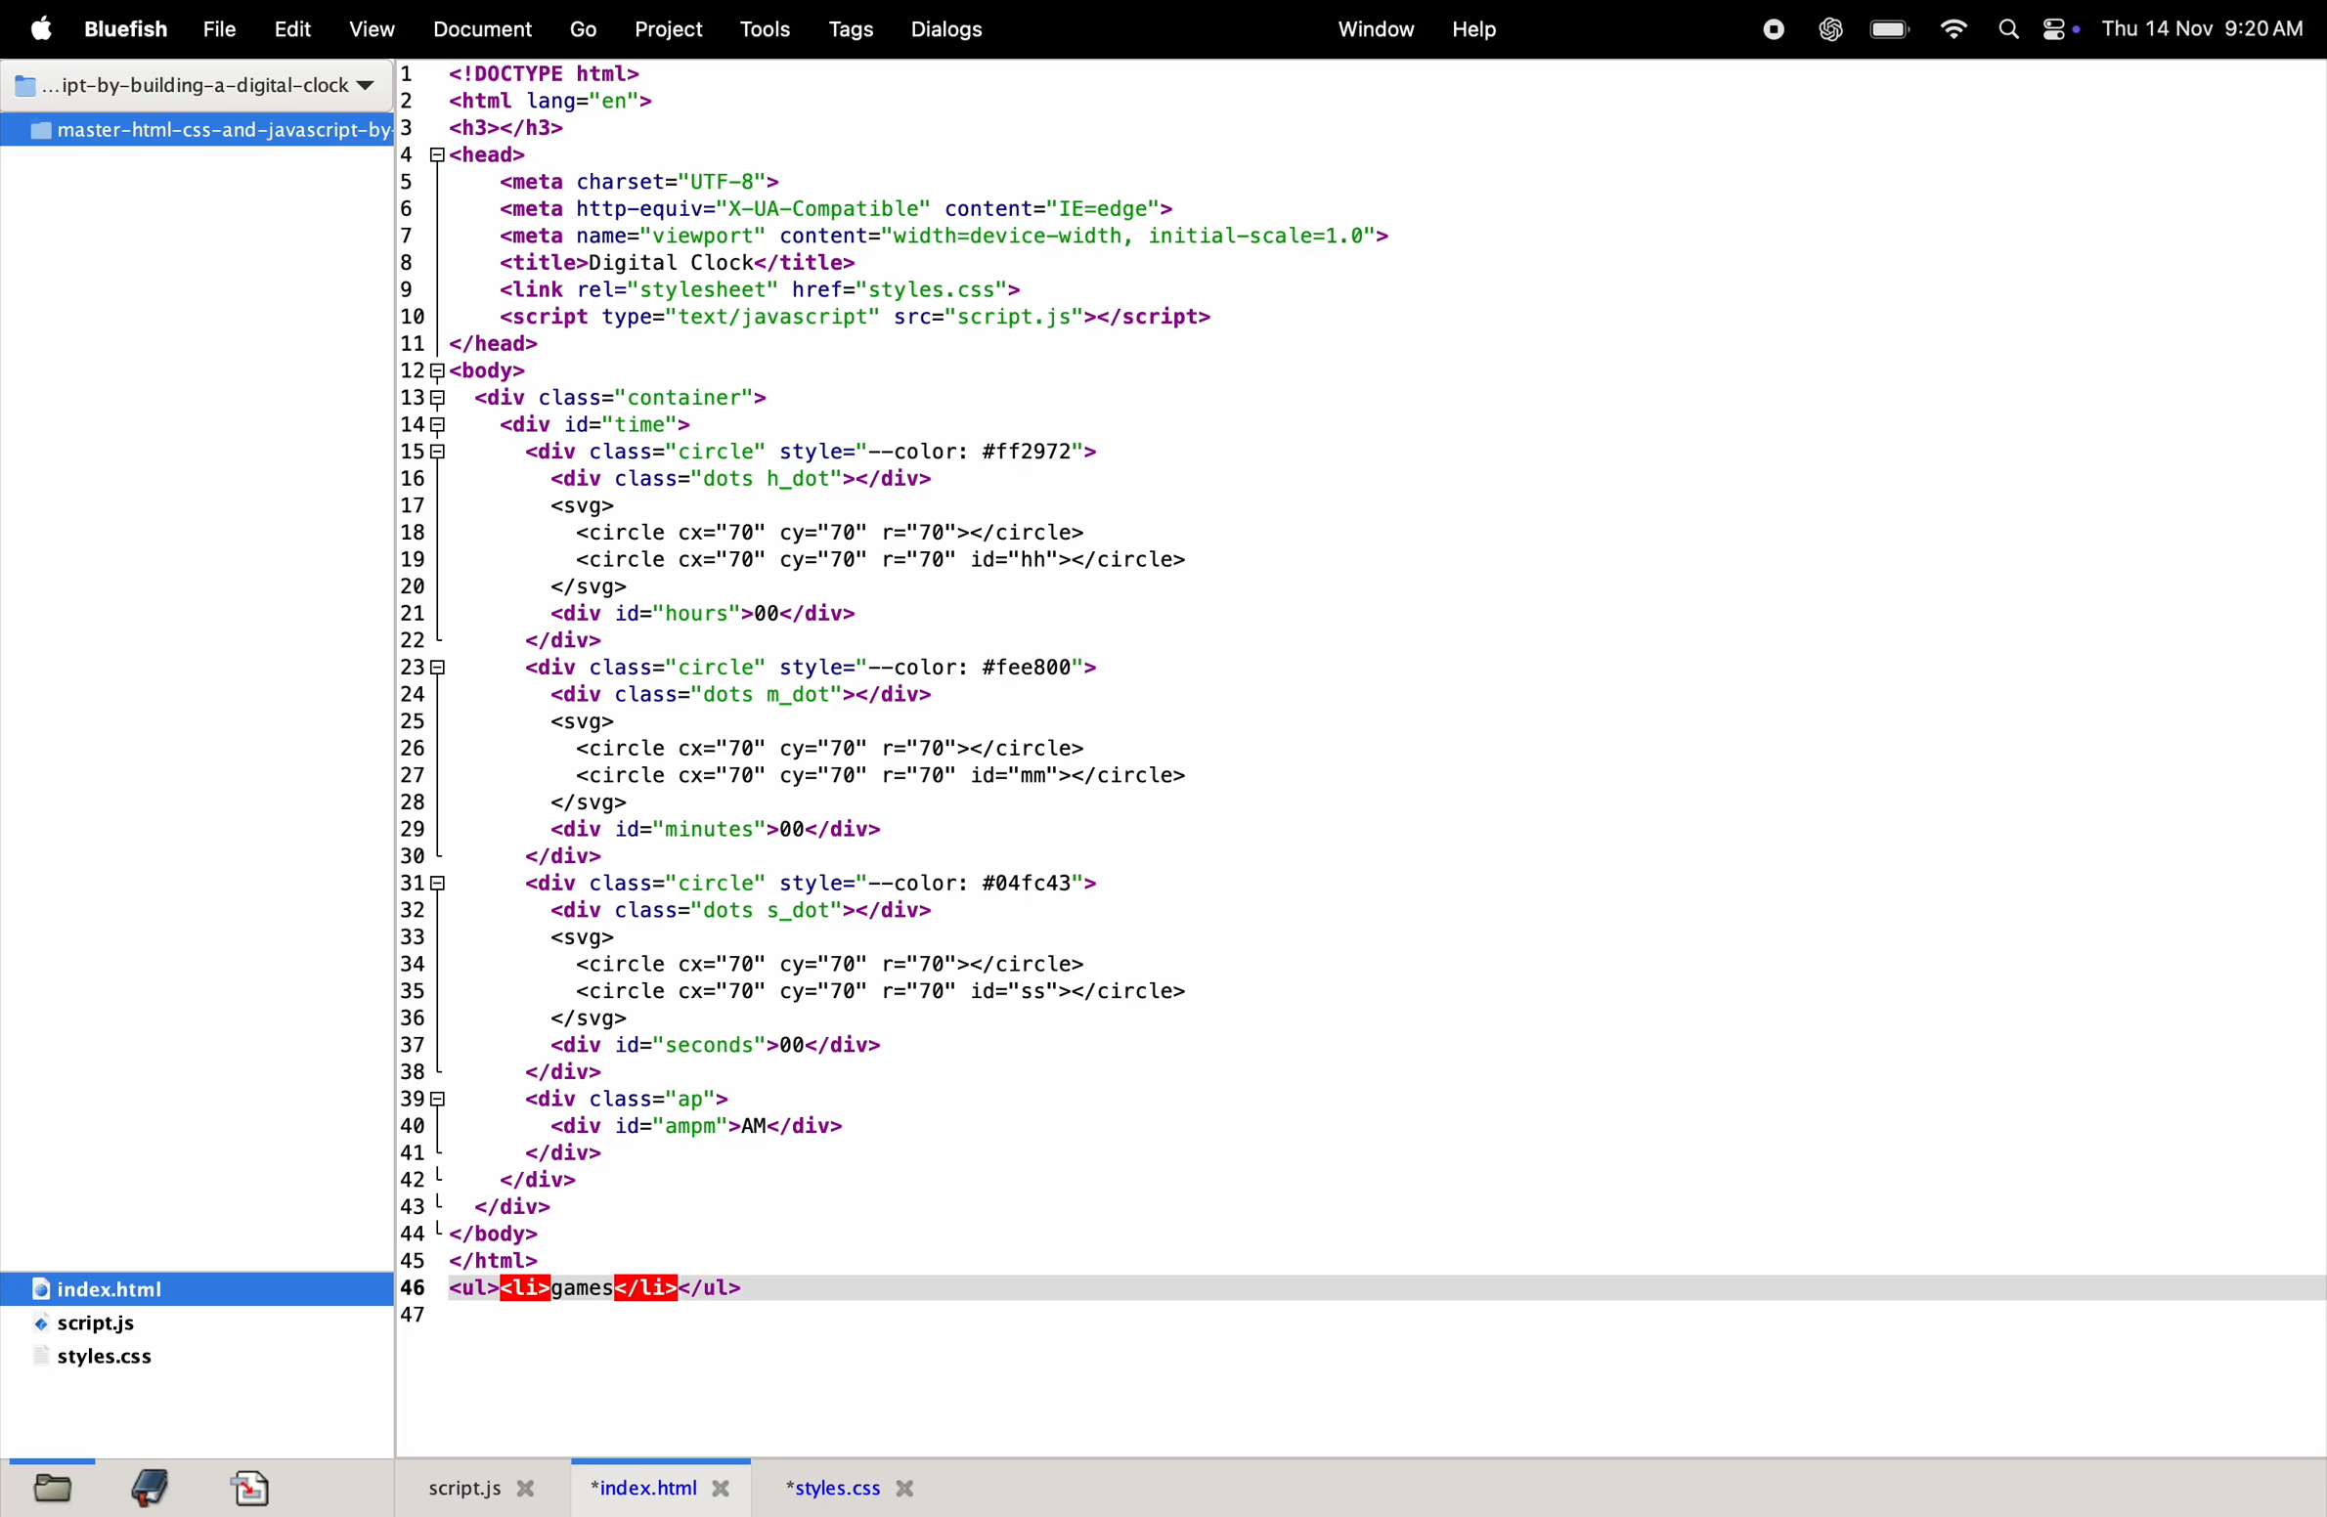 Image resolution: width=2327 pixels, height=1517 pixels. I want to click on master, so click(196, 130).